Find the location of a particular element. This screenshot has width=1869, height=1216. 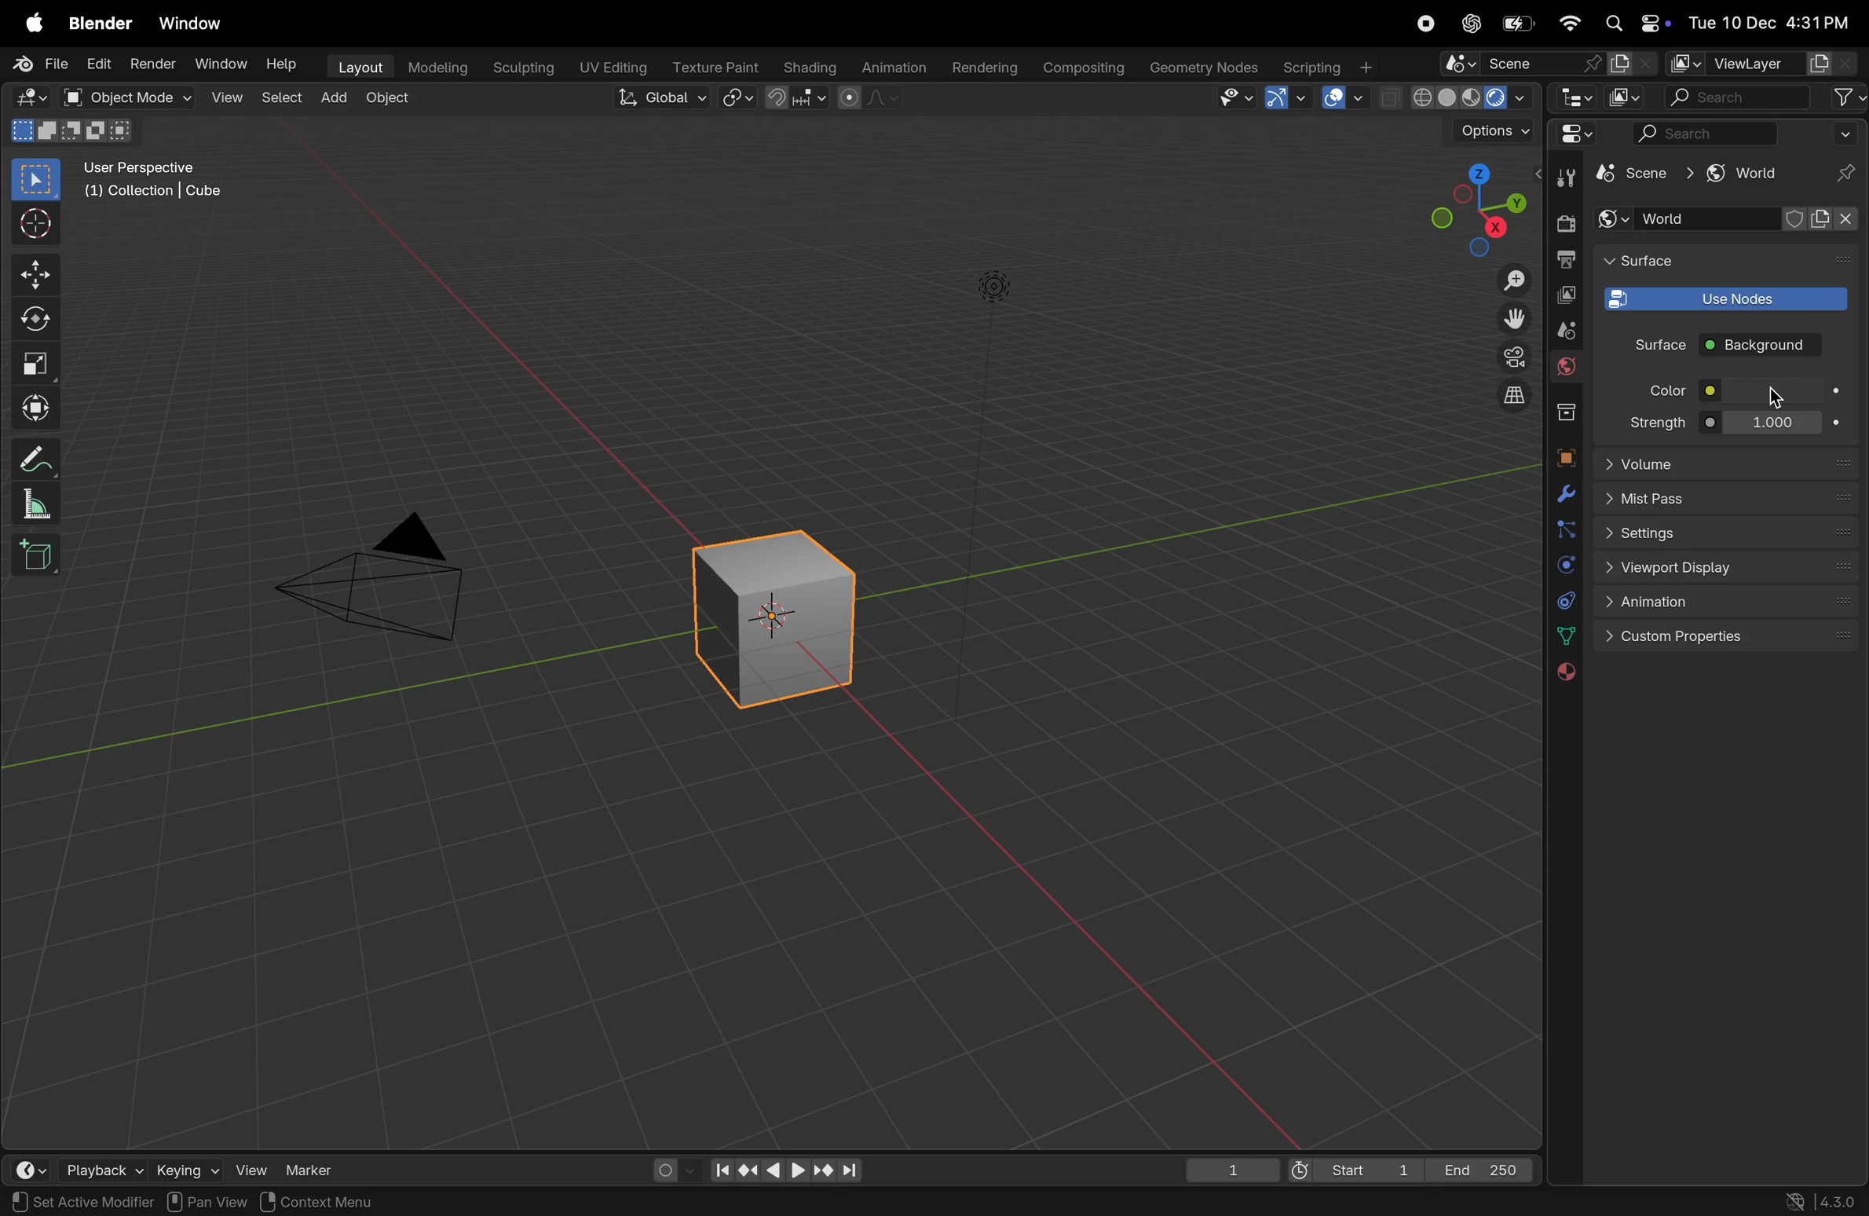

out put is located at coordinates (1564, 295).